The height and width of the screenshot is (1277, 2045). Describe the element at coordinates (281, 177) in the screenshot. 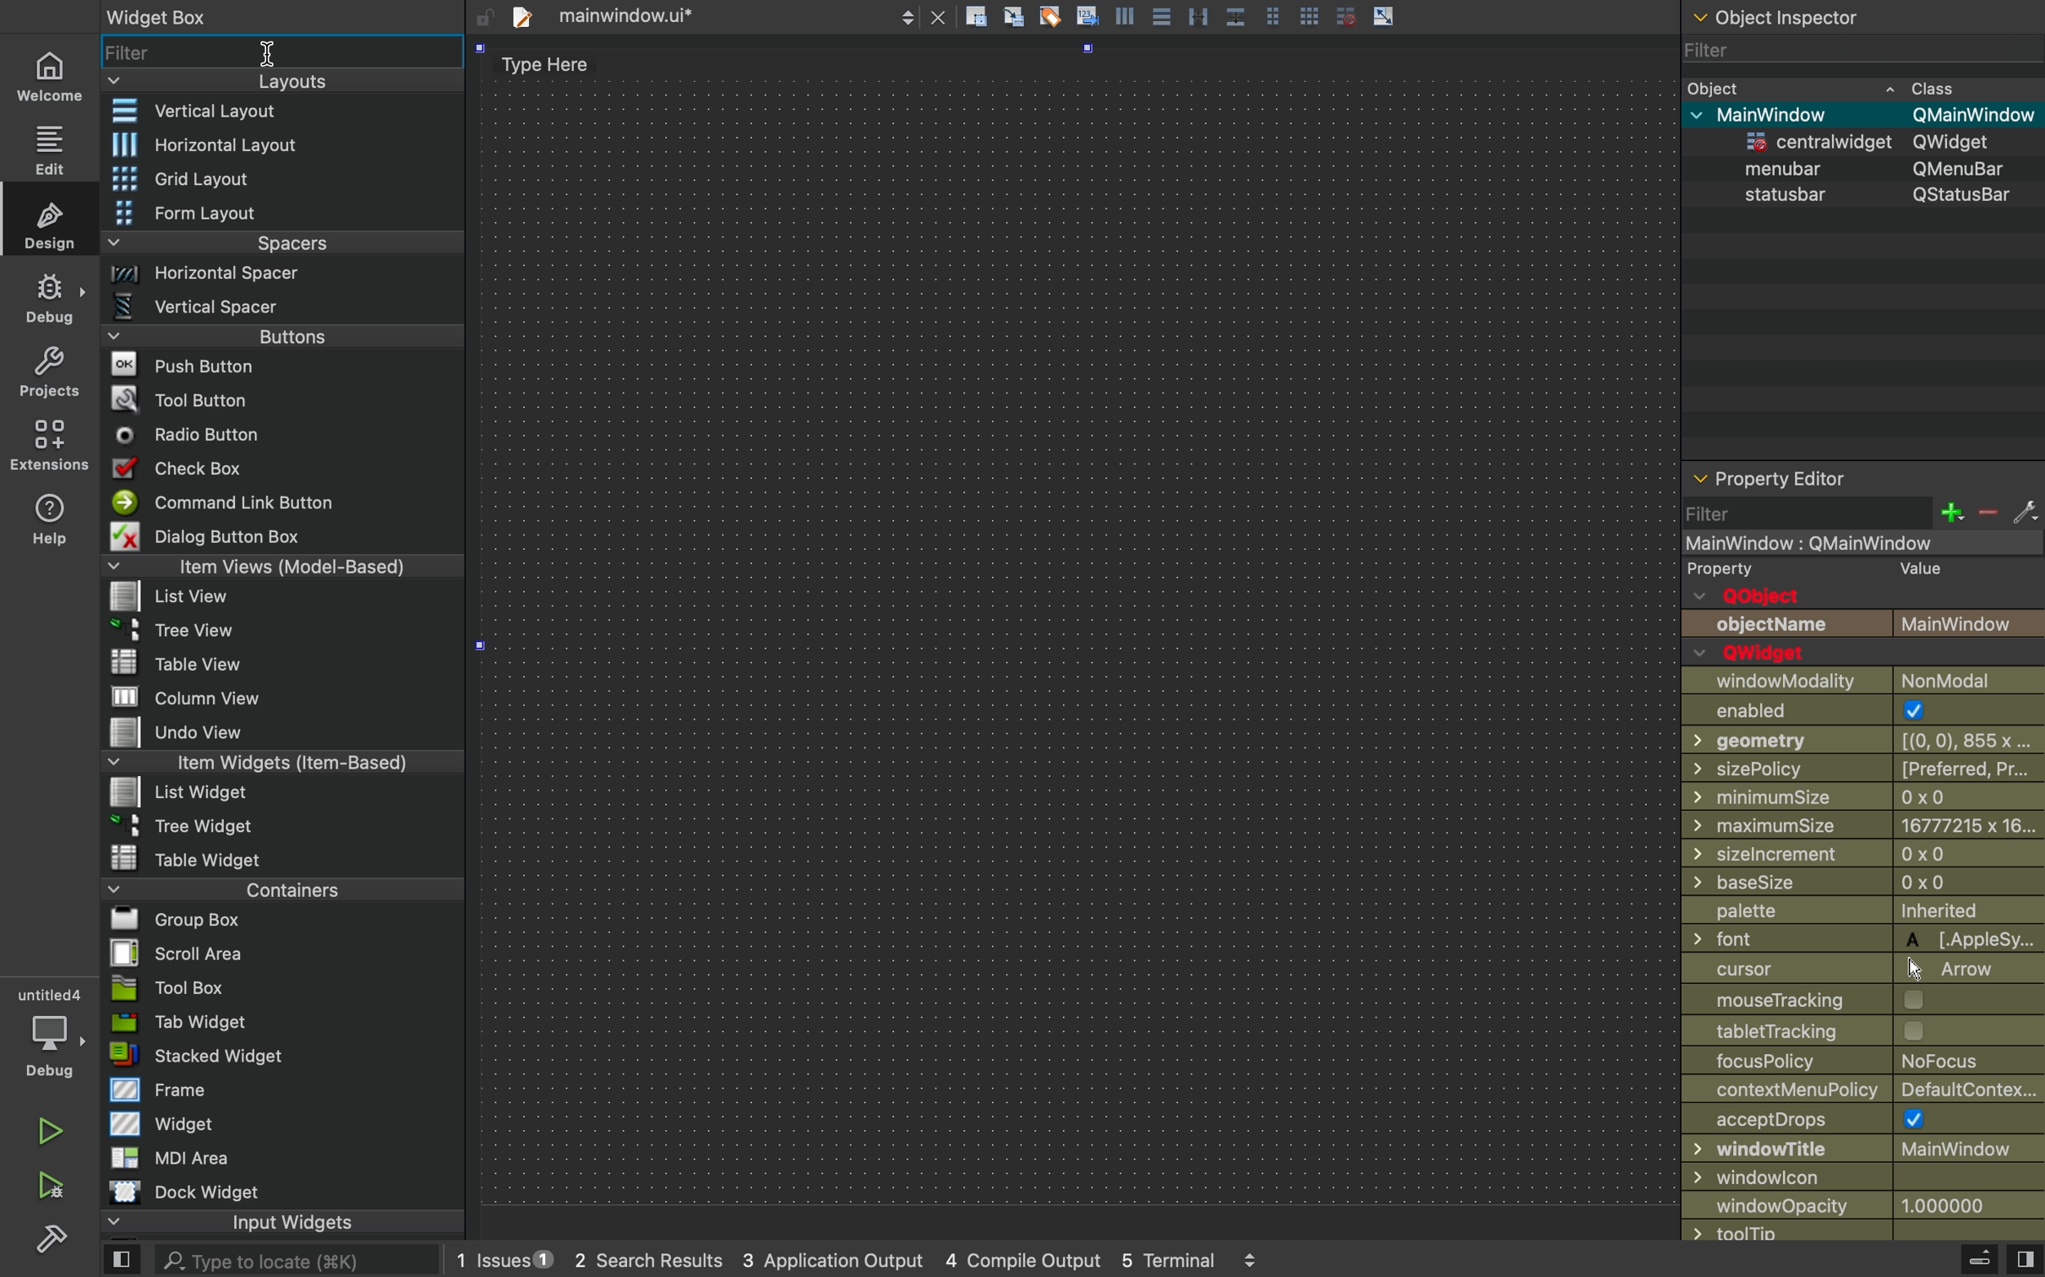

I see `grid layout` at that location.